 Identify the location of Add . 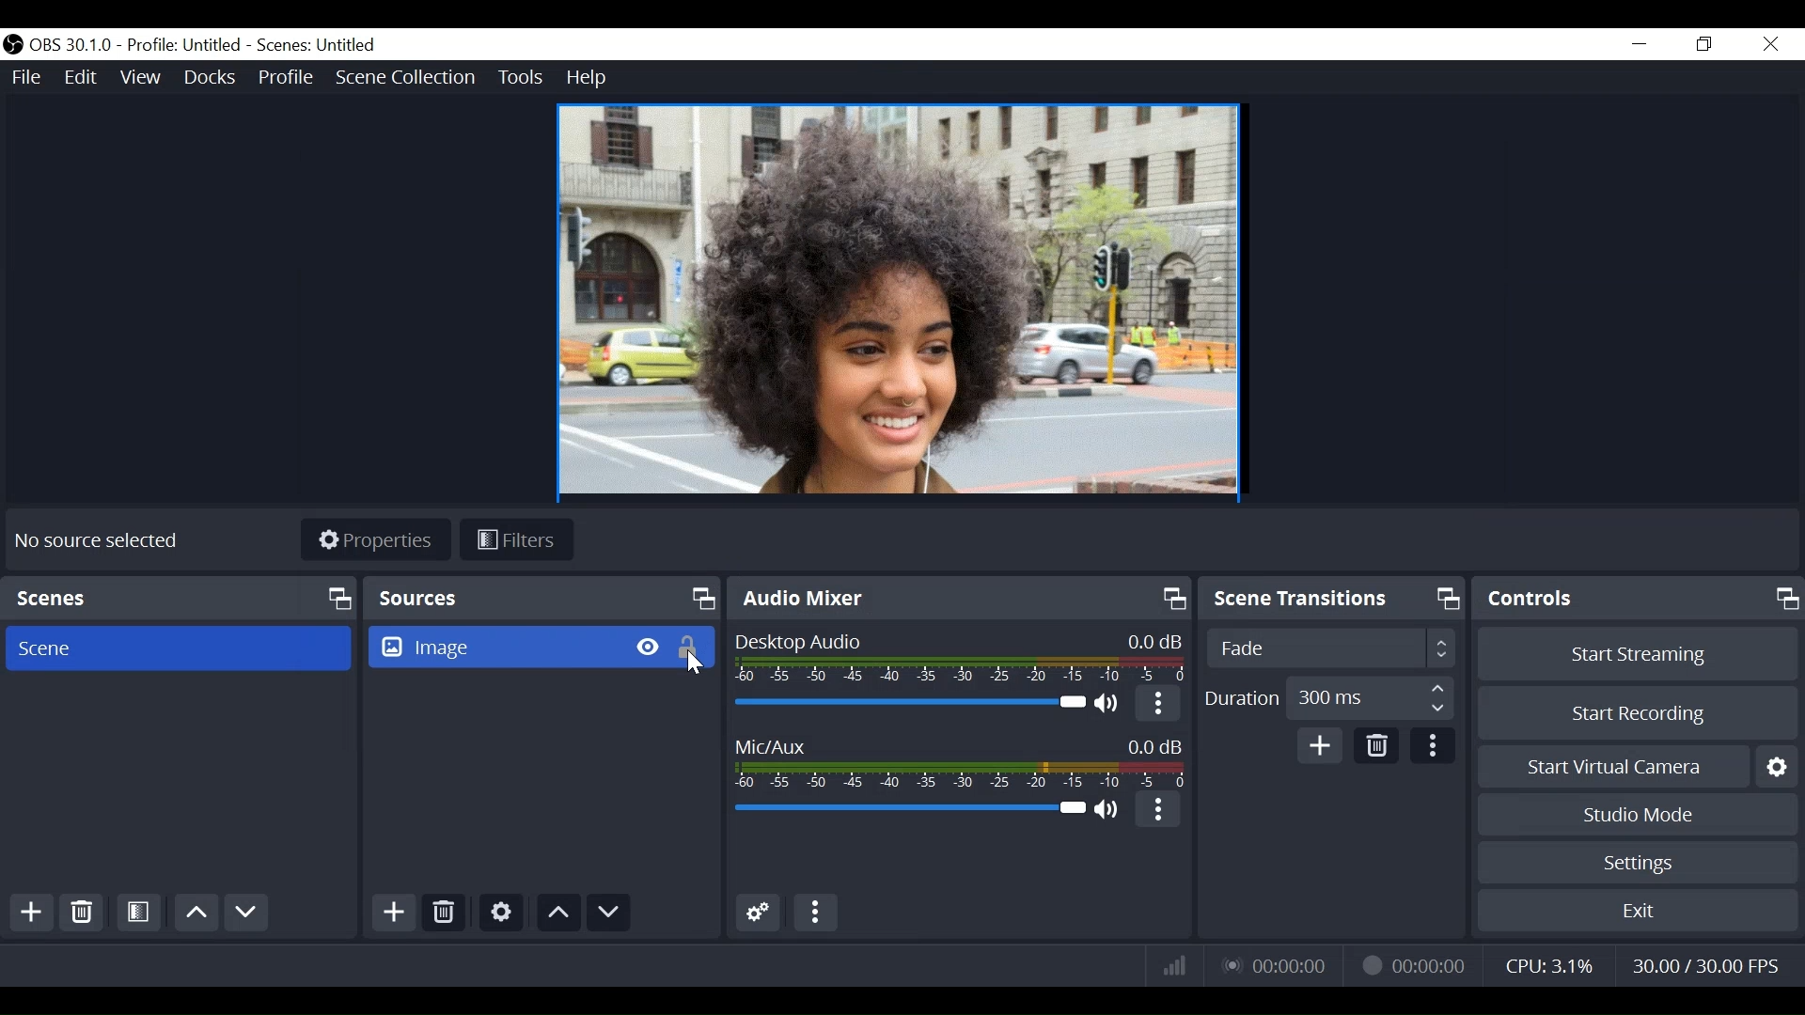
(394, 915).